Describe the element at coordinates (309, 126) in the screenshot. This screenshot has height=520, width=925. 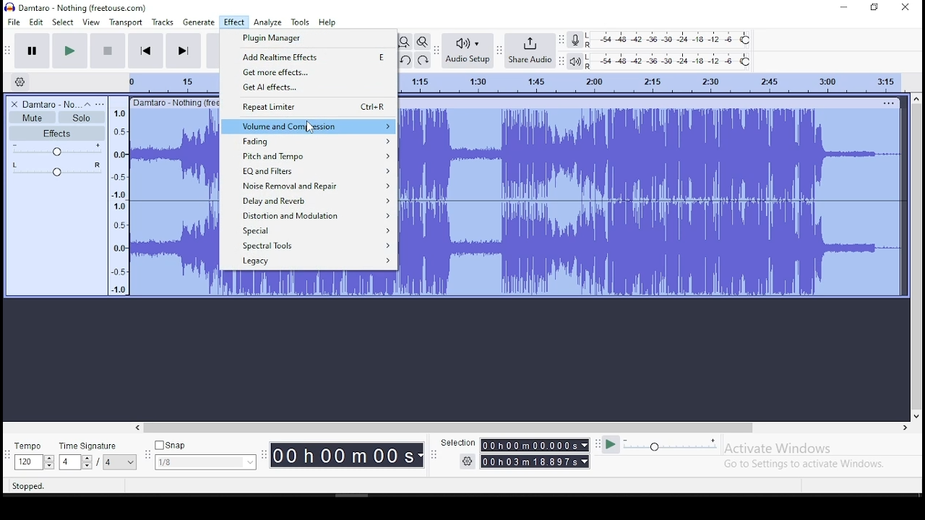
I see `volume and compression` at that location.